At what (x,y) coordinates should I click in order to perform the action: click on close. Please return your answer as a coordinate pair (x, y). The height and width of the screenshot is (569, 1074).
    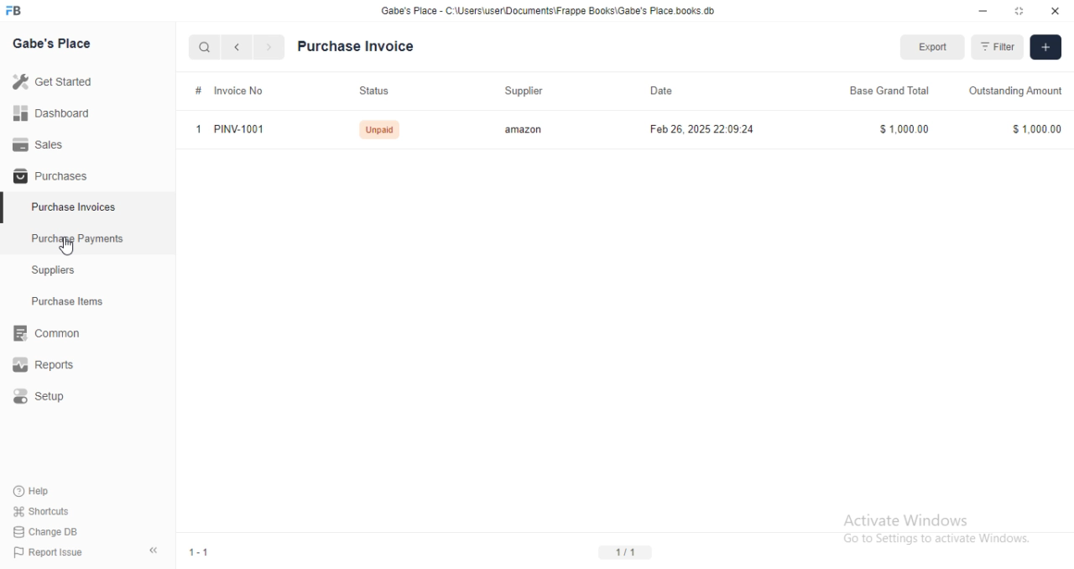
    Looking at the image, I should click on (1056, 11).